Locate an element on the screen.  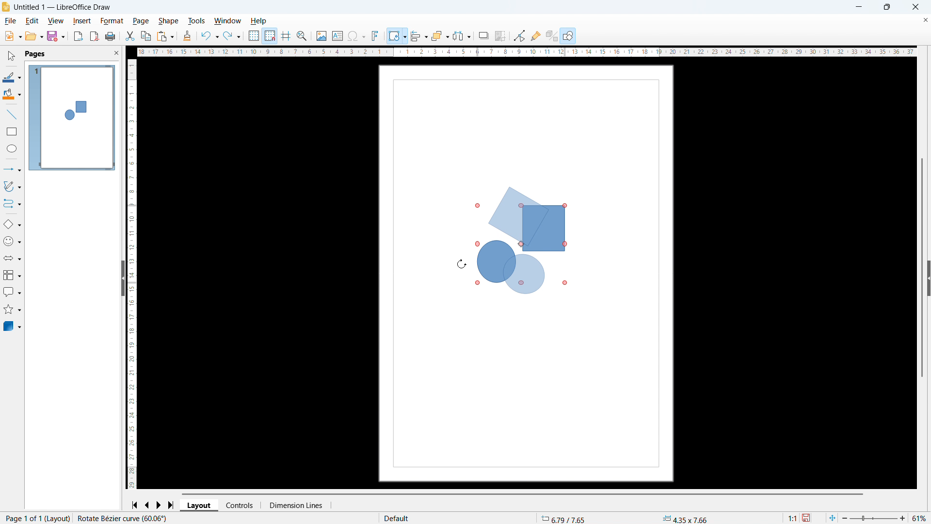
Insert symbols  is located at coordinates (356, 36).